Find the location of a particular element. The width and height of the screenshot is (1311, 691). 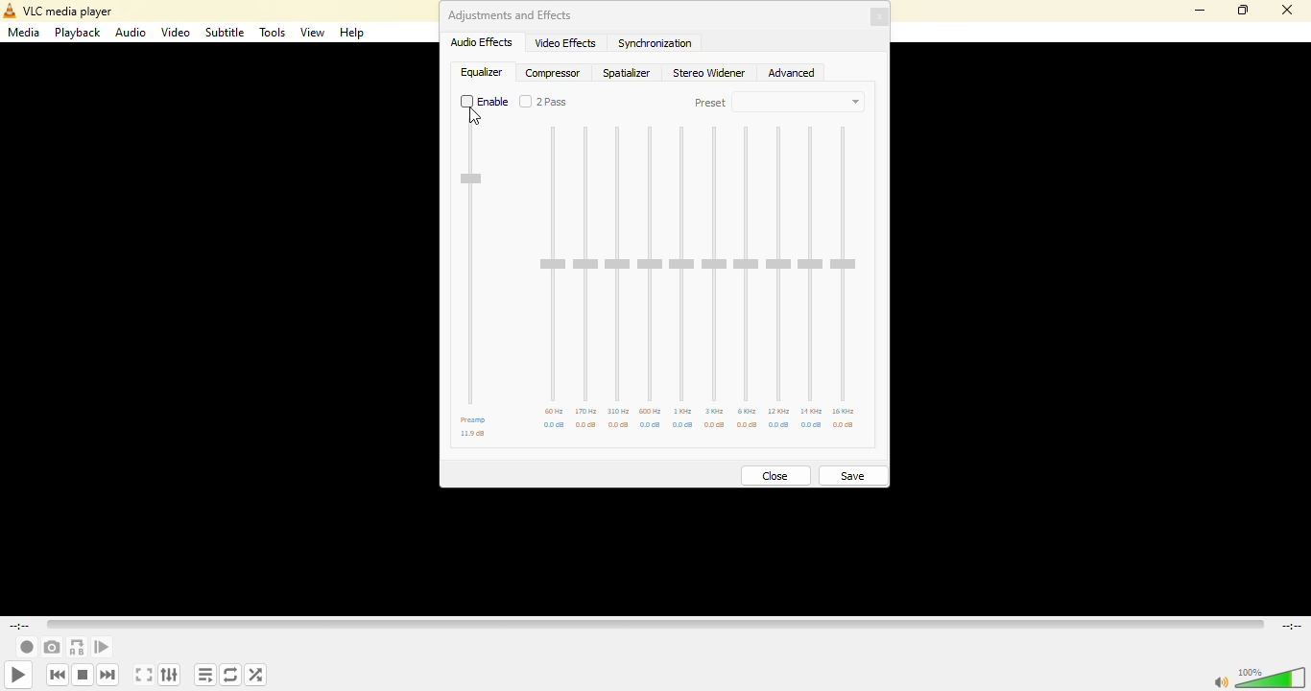

preamp is located at coordinates (473, 420).